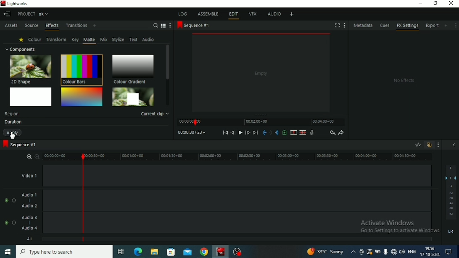 The height and width of the screenshot is (258, 459). I want to click on File preview, so click(261, 73).